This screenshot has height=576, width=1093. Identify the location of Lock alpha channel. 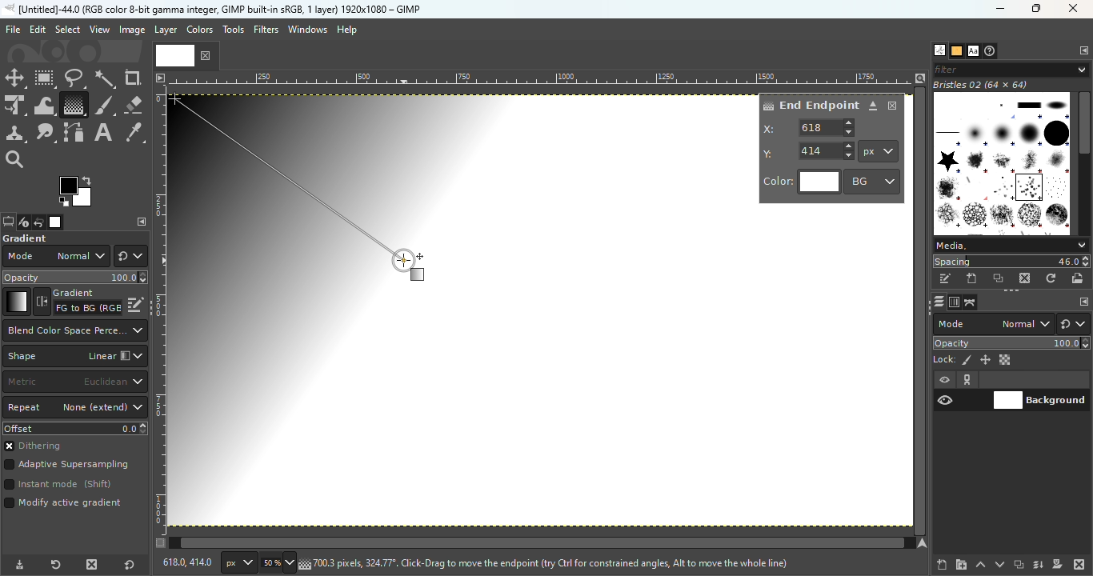
(1007, 360).